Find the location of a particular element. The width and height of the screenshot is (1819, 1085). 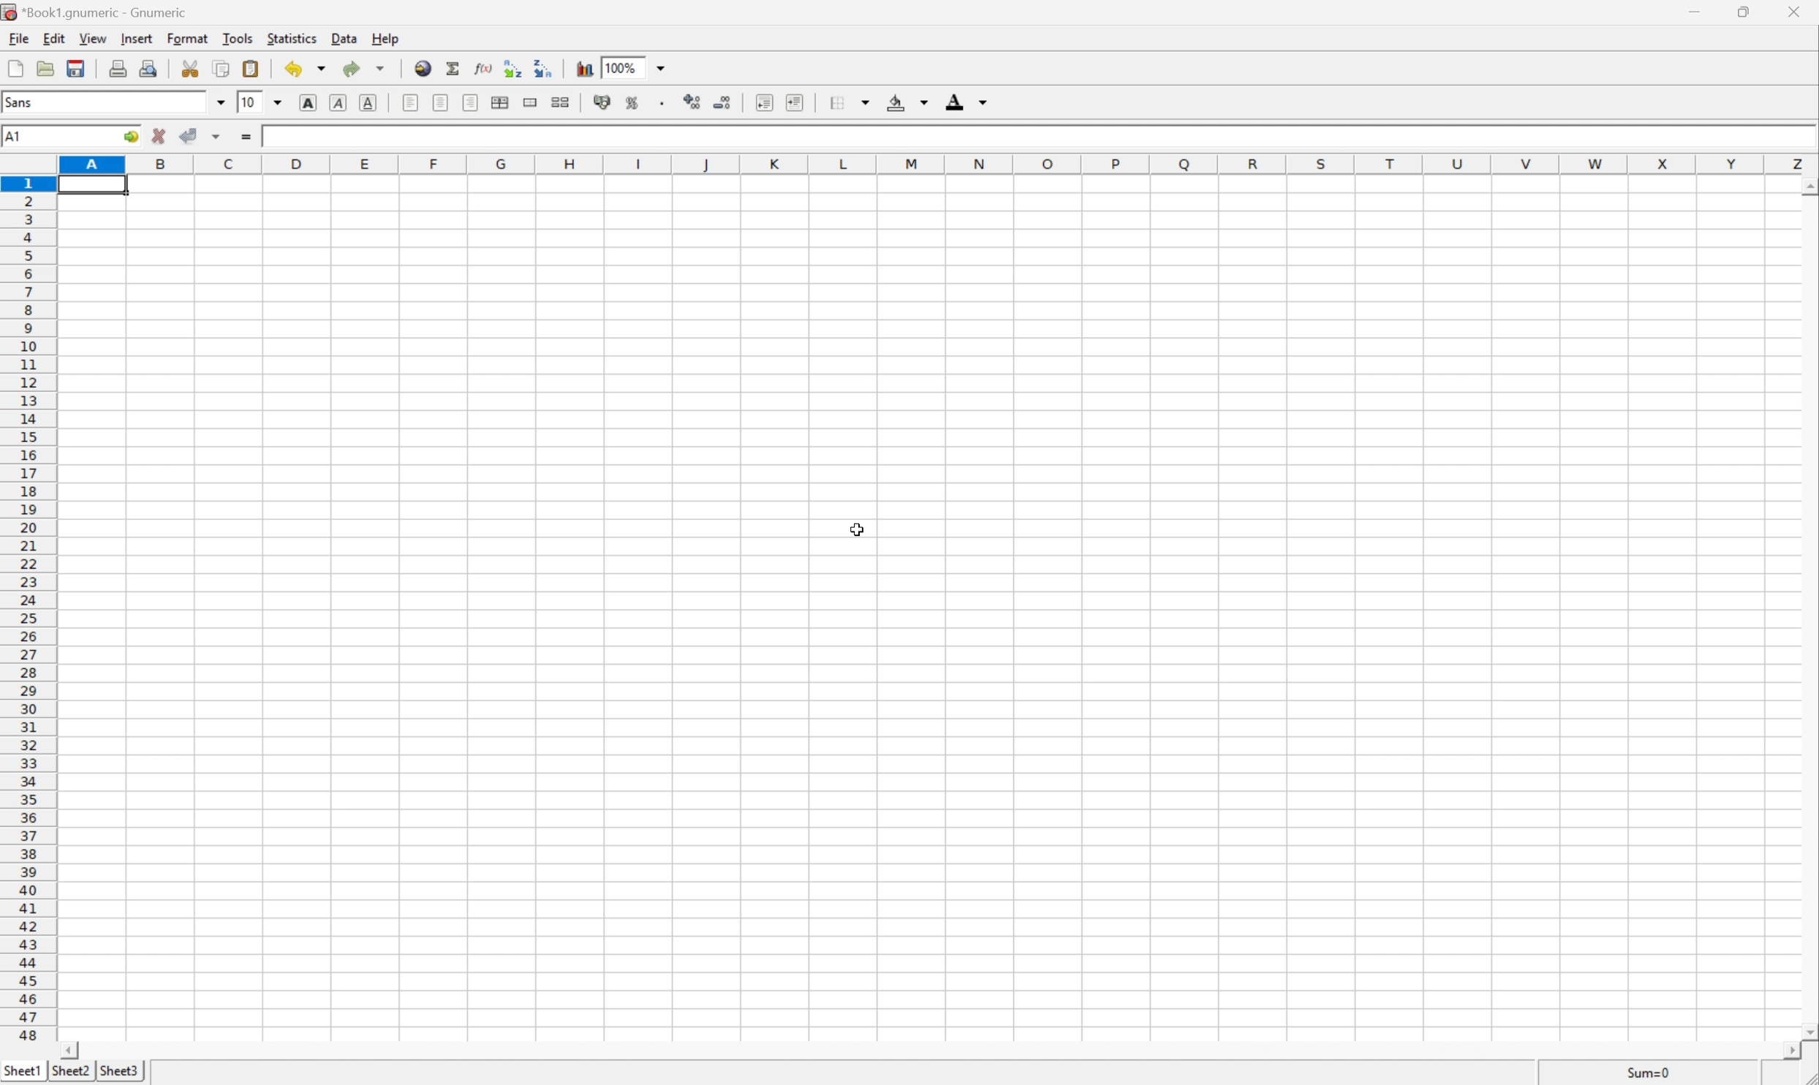

Format is located at coordinates (186, 37).